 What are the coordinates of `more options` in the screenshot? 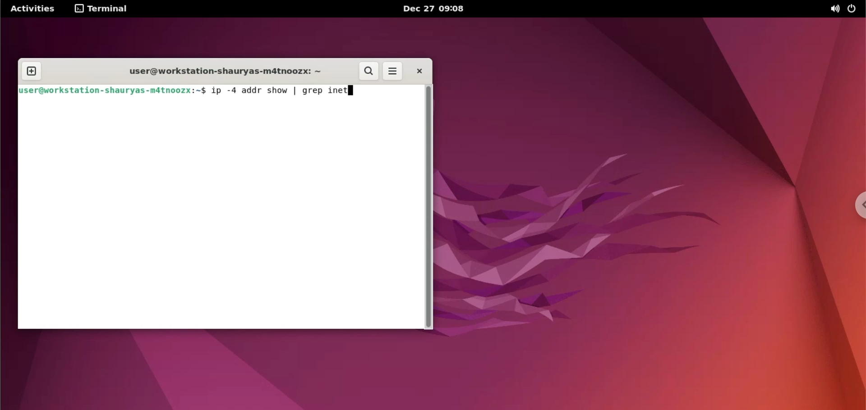 It's located at (393, 72).